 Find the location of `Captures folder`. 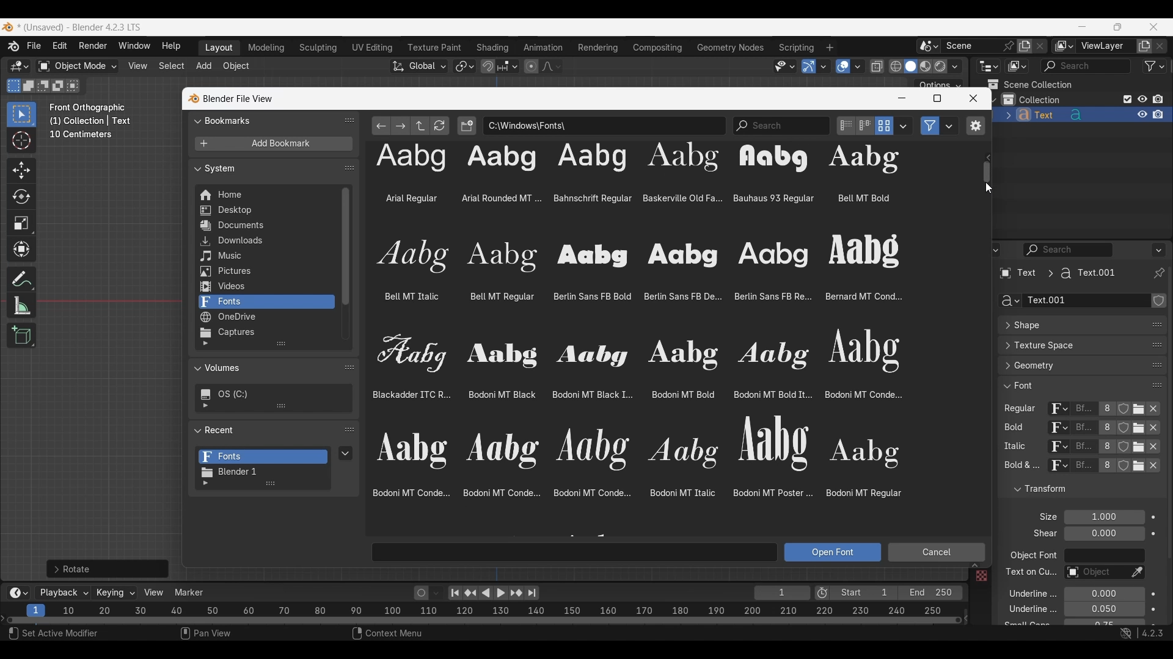

Captures folder is located at coordinates (266, 333).